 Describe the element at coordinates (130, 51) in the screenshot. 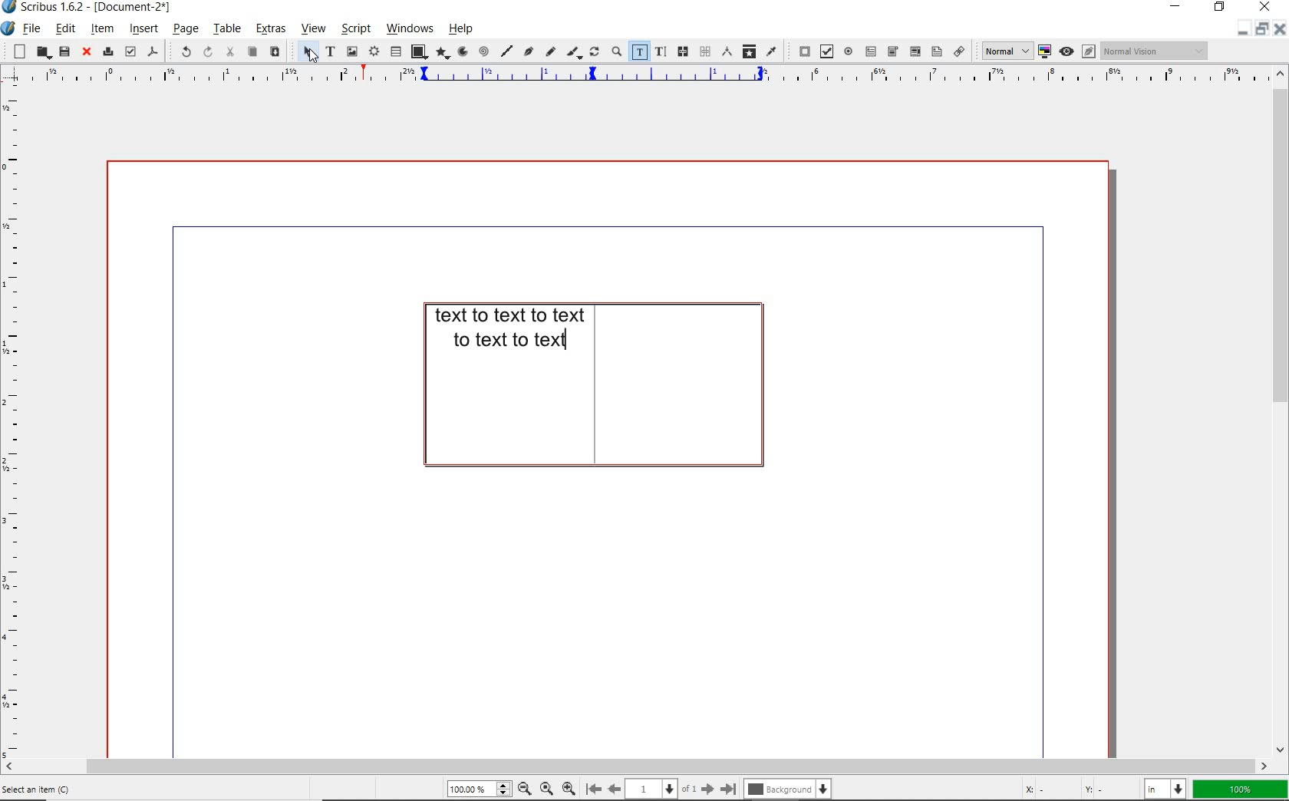

I see `preflight verifier` at that location.